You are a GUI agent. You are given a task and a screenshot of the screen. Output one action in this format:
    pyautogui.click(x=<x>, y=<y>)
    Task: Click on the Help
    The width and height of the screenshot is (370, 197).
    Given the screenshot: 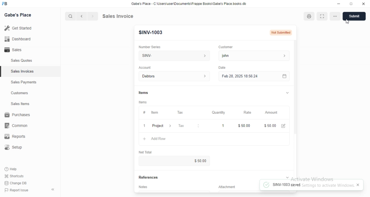 What is the action you would take?
    pyautogui.click(x=16, y=169)
    